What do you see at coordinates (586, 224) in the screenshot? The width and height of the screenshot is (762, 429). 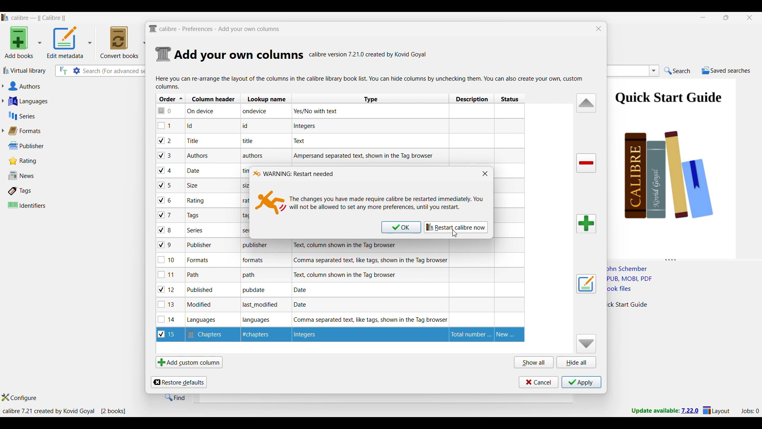 I see `Add column` at bounding box center [586, 224].